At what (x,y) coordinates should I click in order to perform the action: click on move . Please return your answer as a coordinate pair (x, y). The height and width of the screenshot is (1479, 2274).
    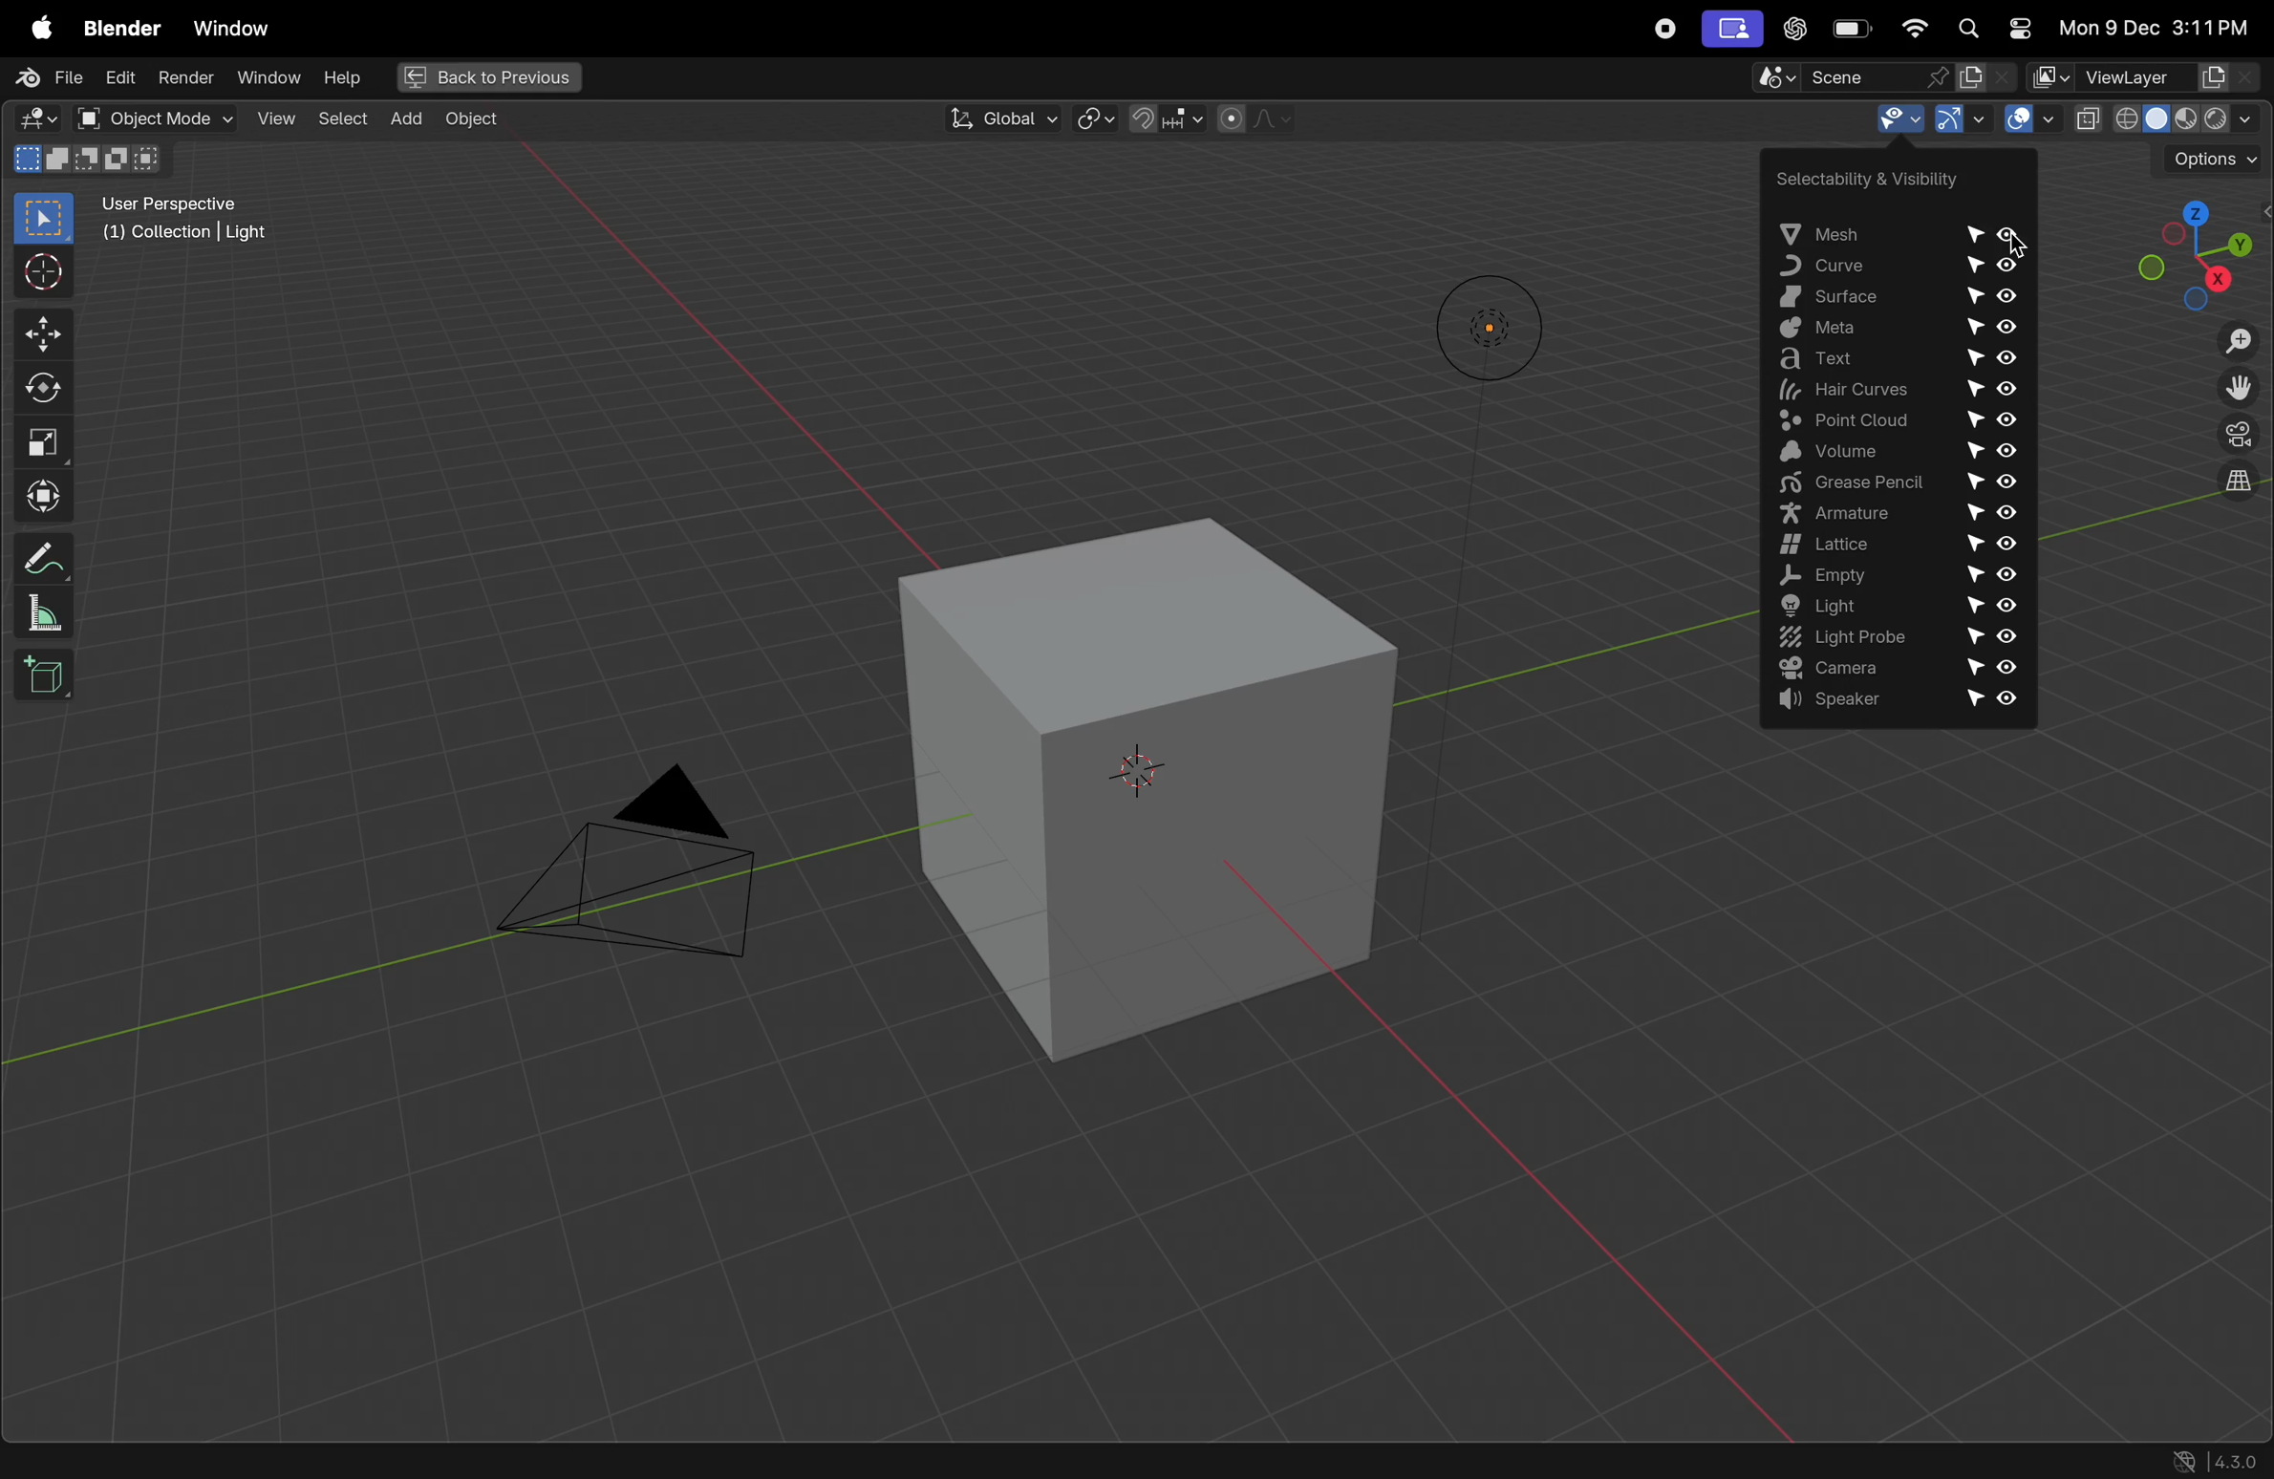
    Looking at the image, I should click on (40, 335).